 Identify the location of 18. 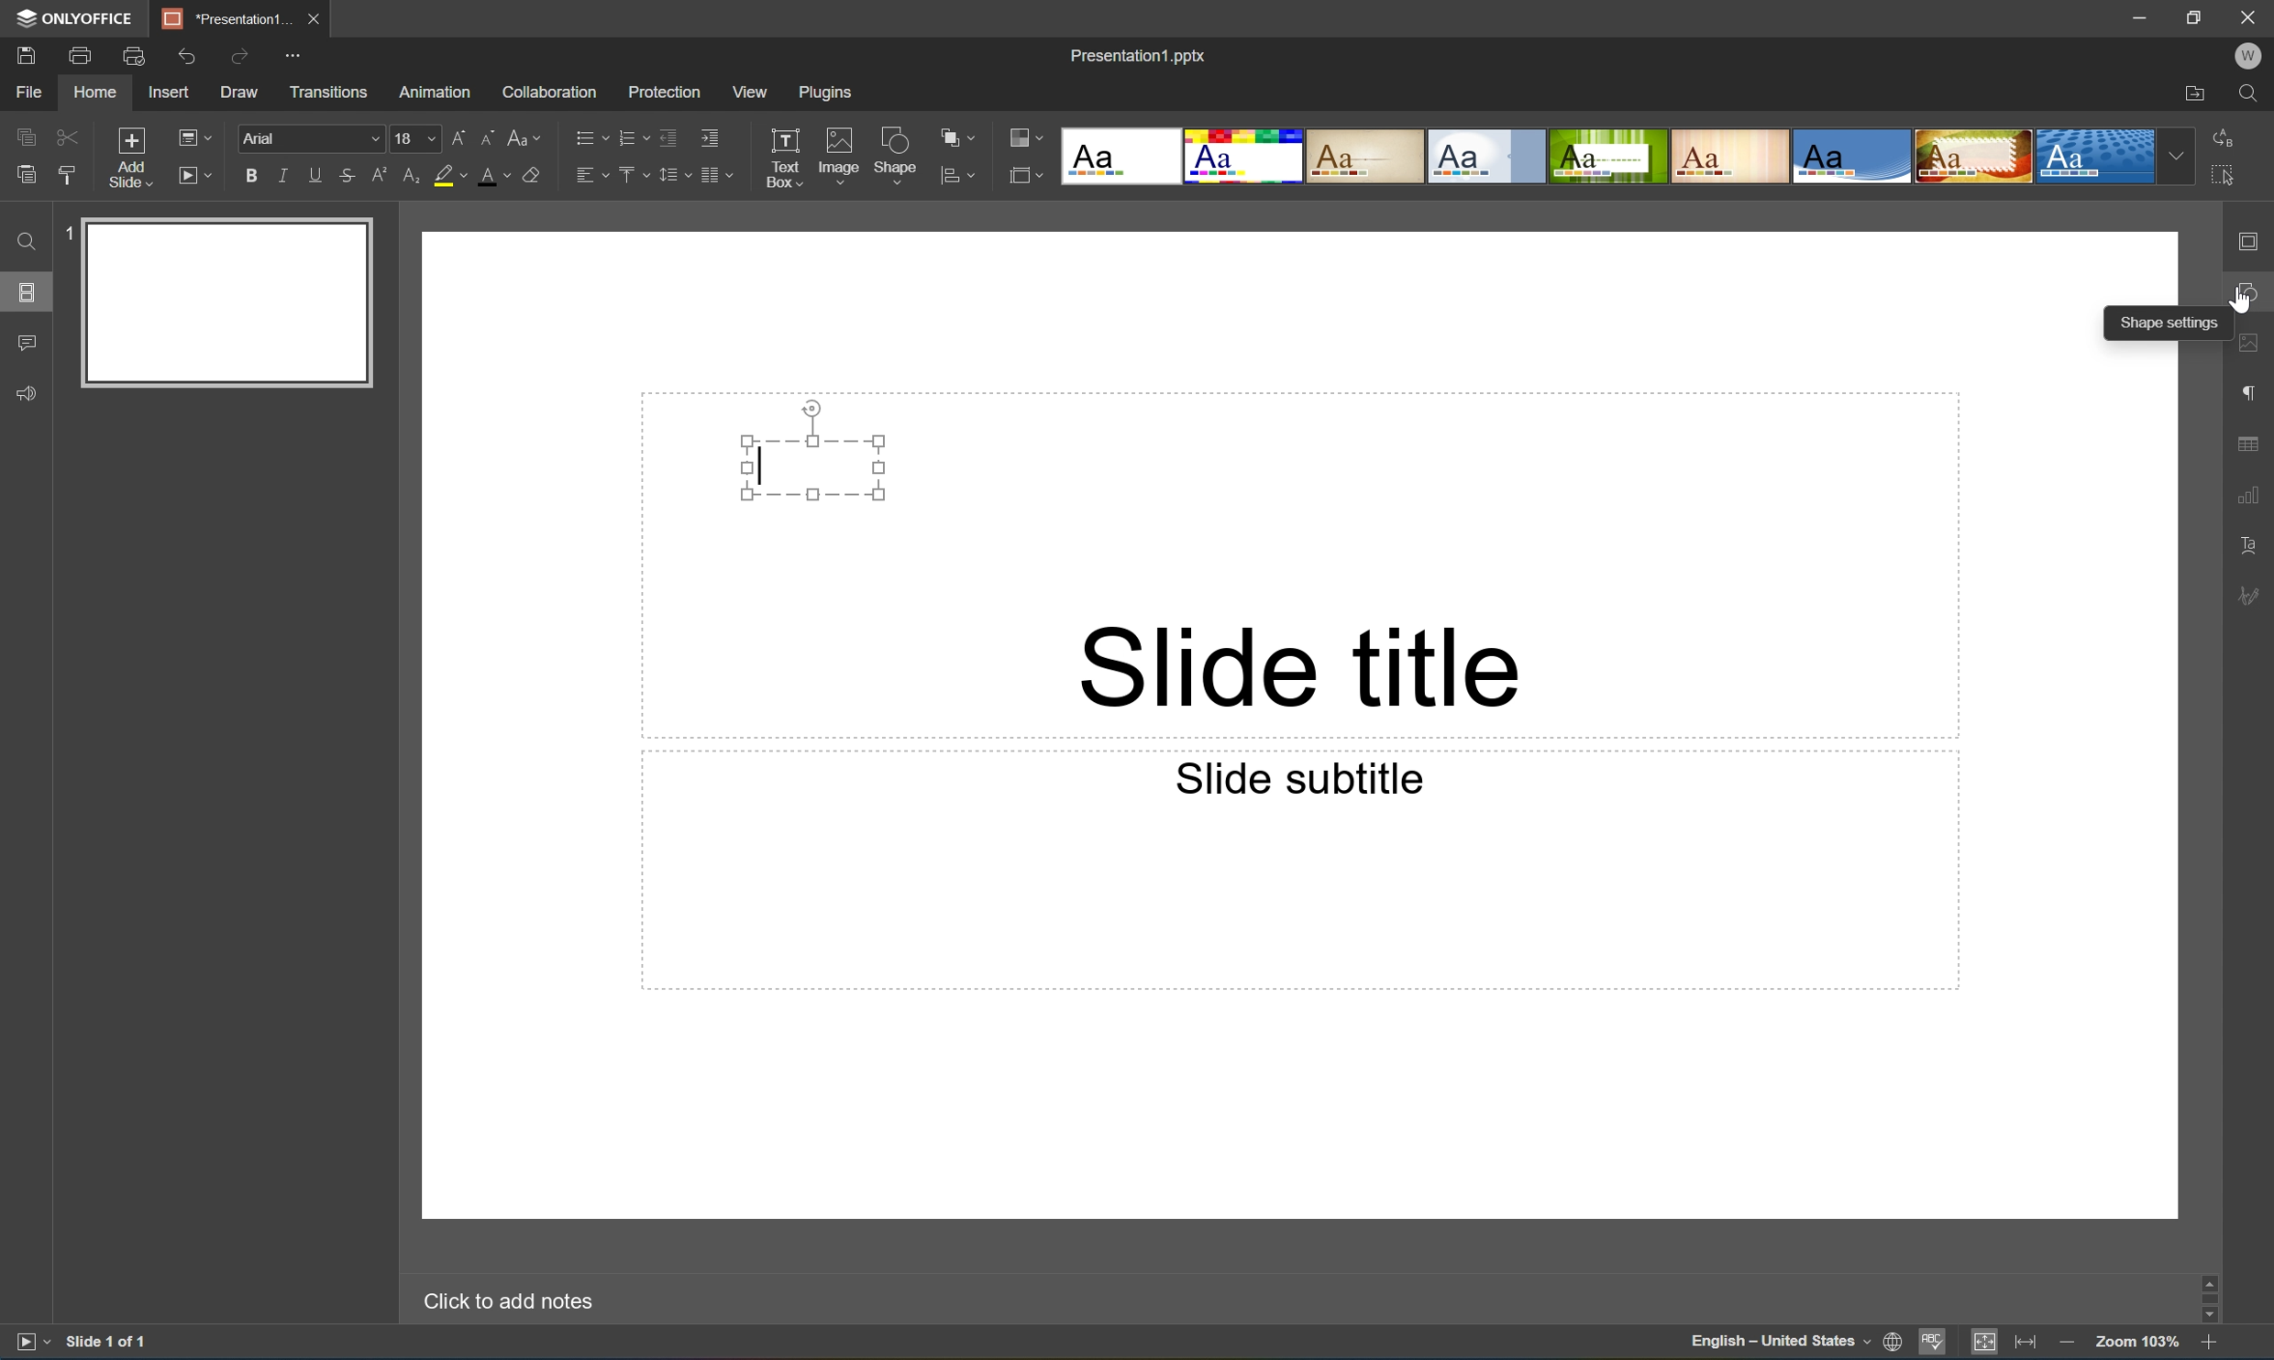
(416, 138).